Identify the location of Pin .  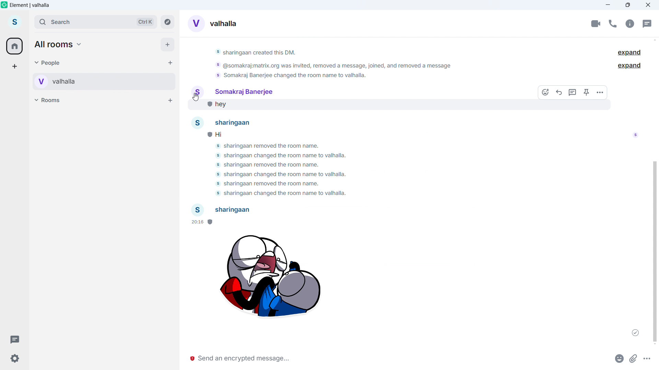
(587, 92).